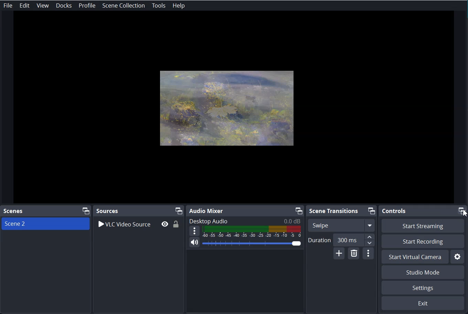 This screenshot has height=314, width=468. What do you see at coordinates (85, 211) in the screenshot?
I see `Maximize` at bounding box center [85, 211].